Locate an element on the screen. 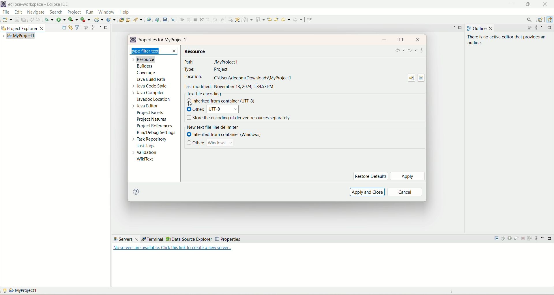 Image resolution: width=554 pixels, height=295 pixels. suspend is located at coordinates (188, 20).